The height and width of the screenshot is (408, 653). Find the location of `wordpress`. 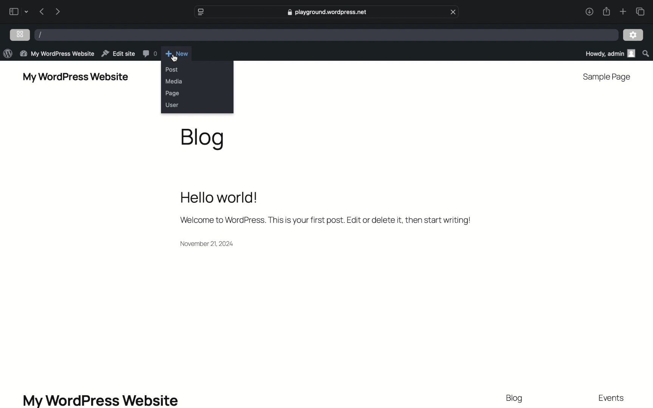

wordpress is located at coordinates (8, 53).